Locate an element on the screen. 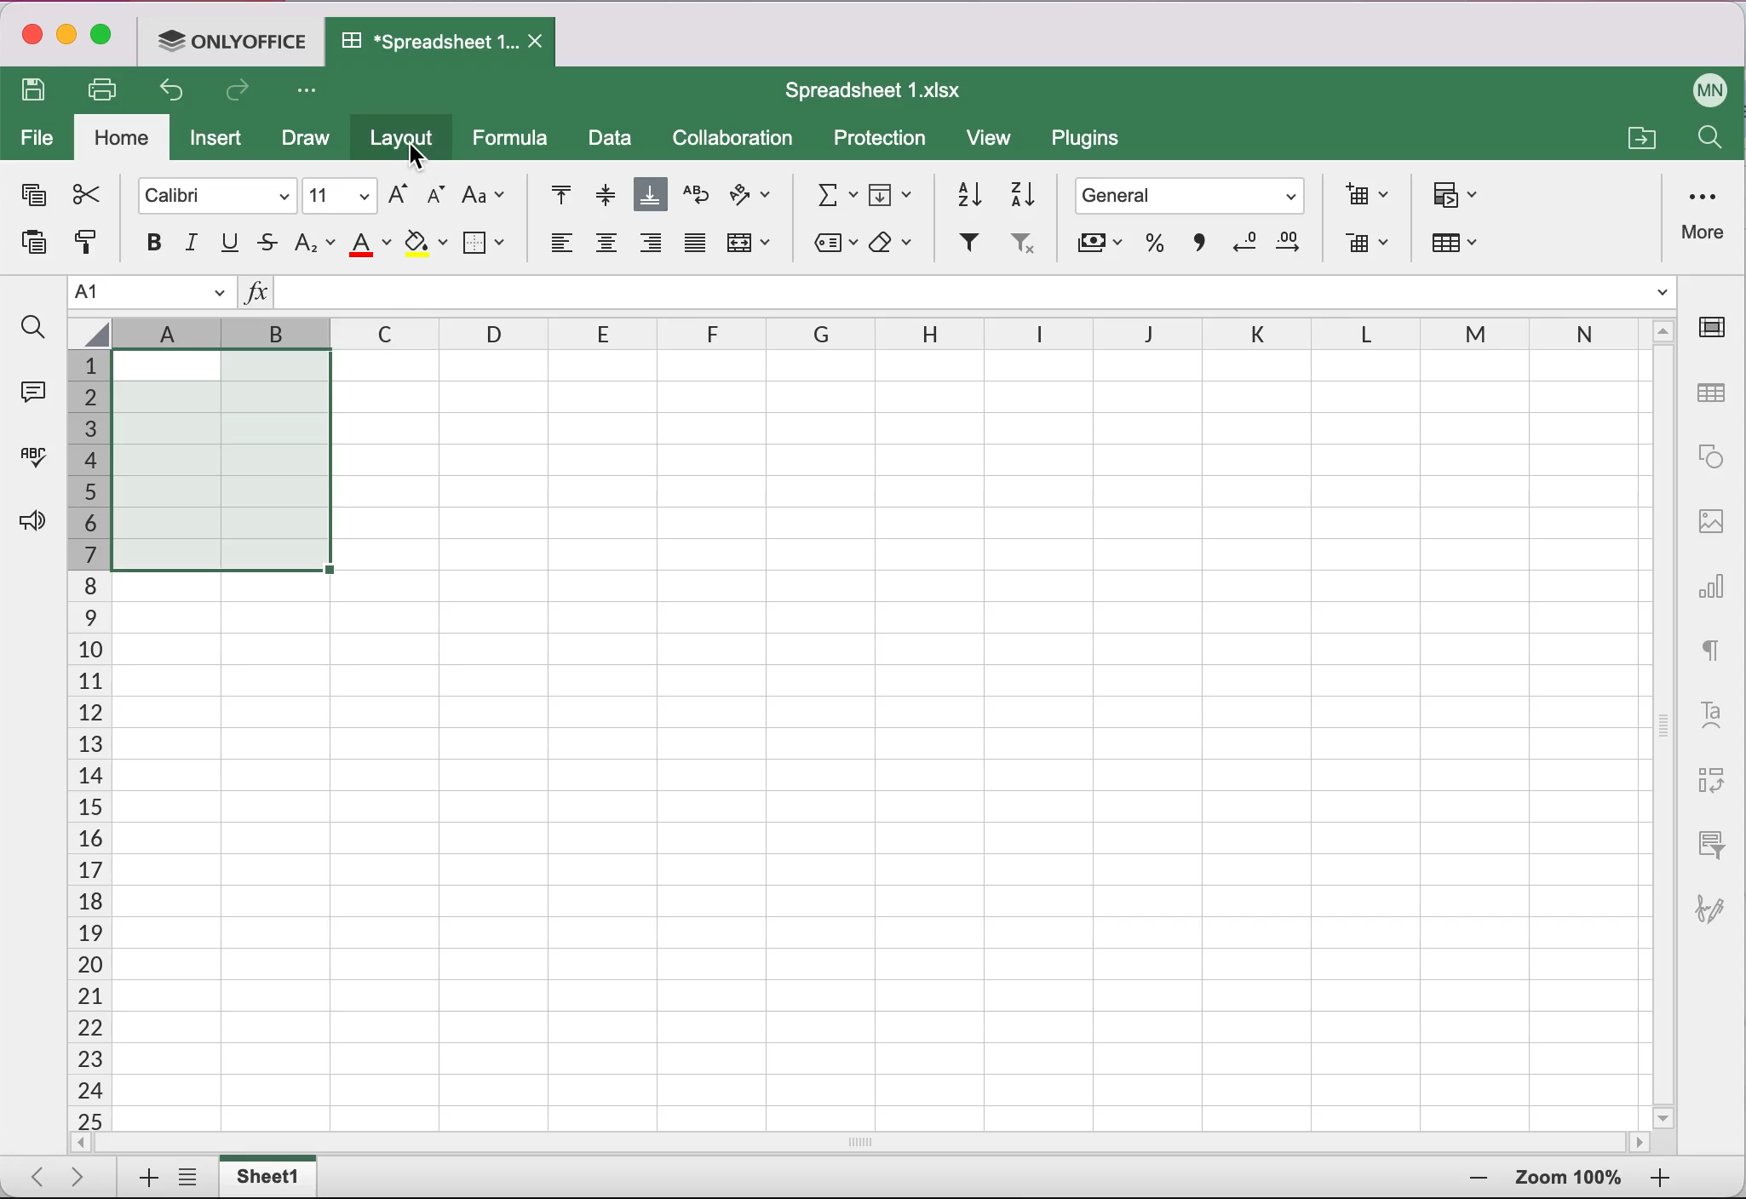 Image resolution: width=1746 pixels, height=1199 pixels. more is located at coordinates (1706, 213).